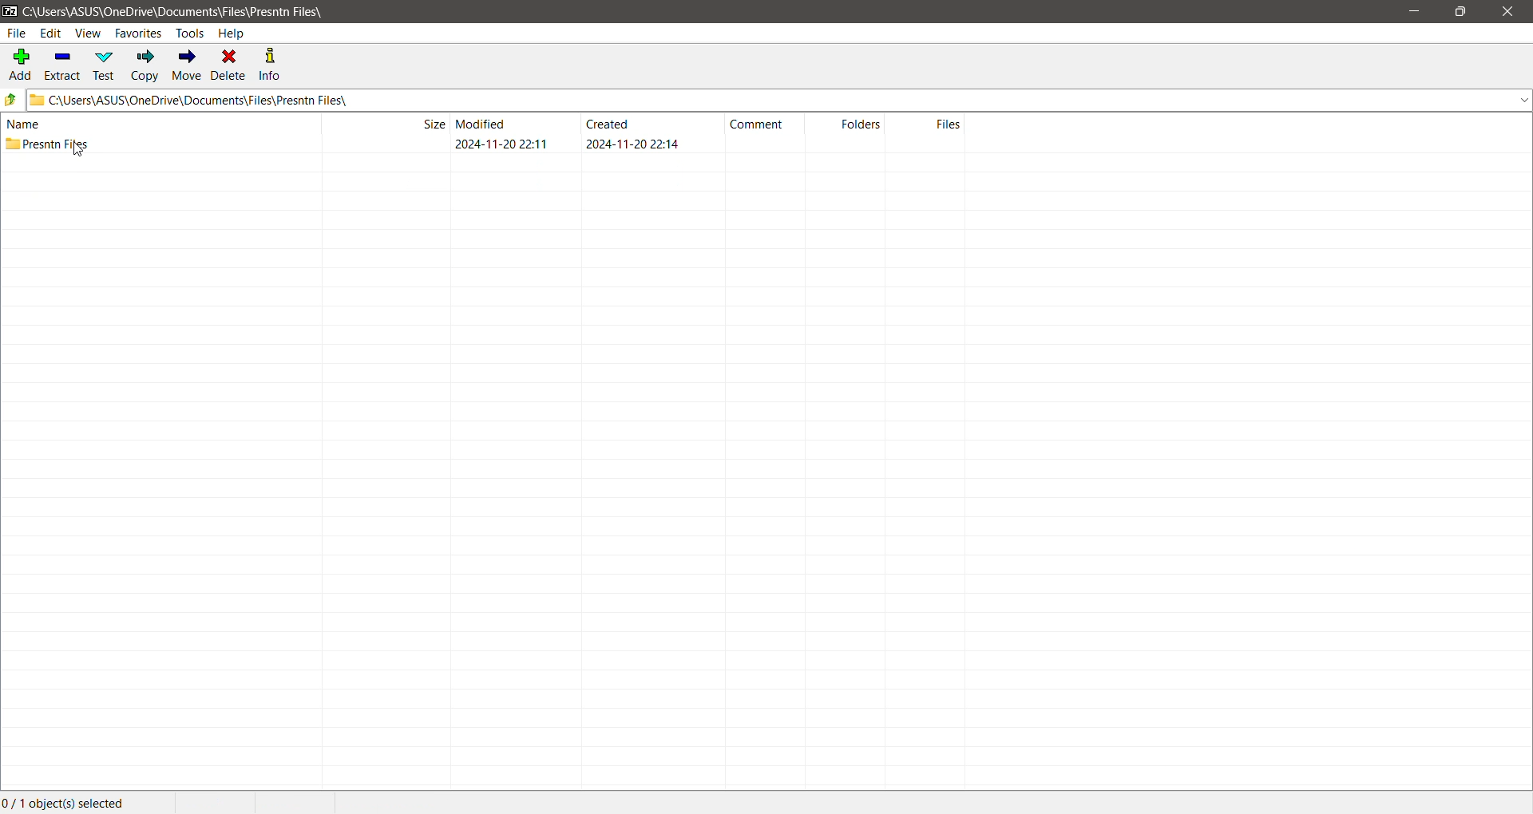 The image size is (1533, 814). Describe the element at coordinates (189, 34) in the screenshot. I see `Tools` at that location.